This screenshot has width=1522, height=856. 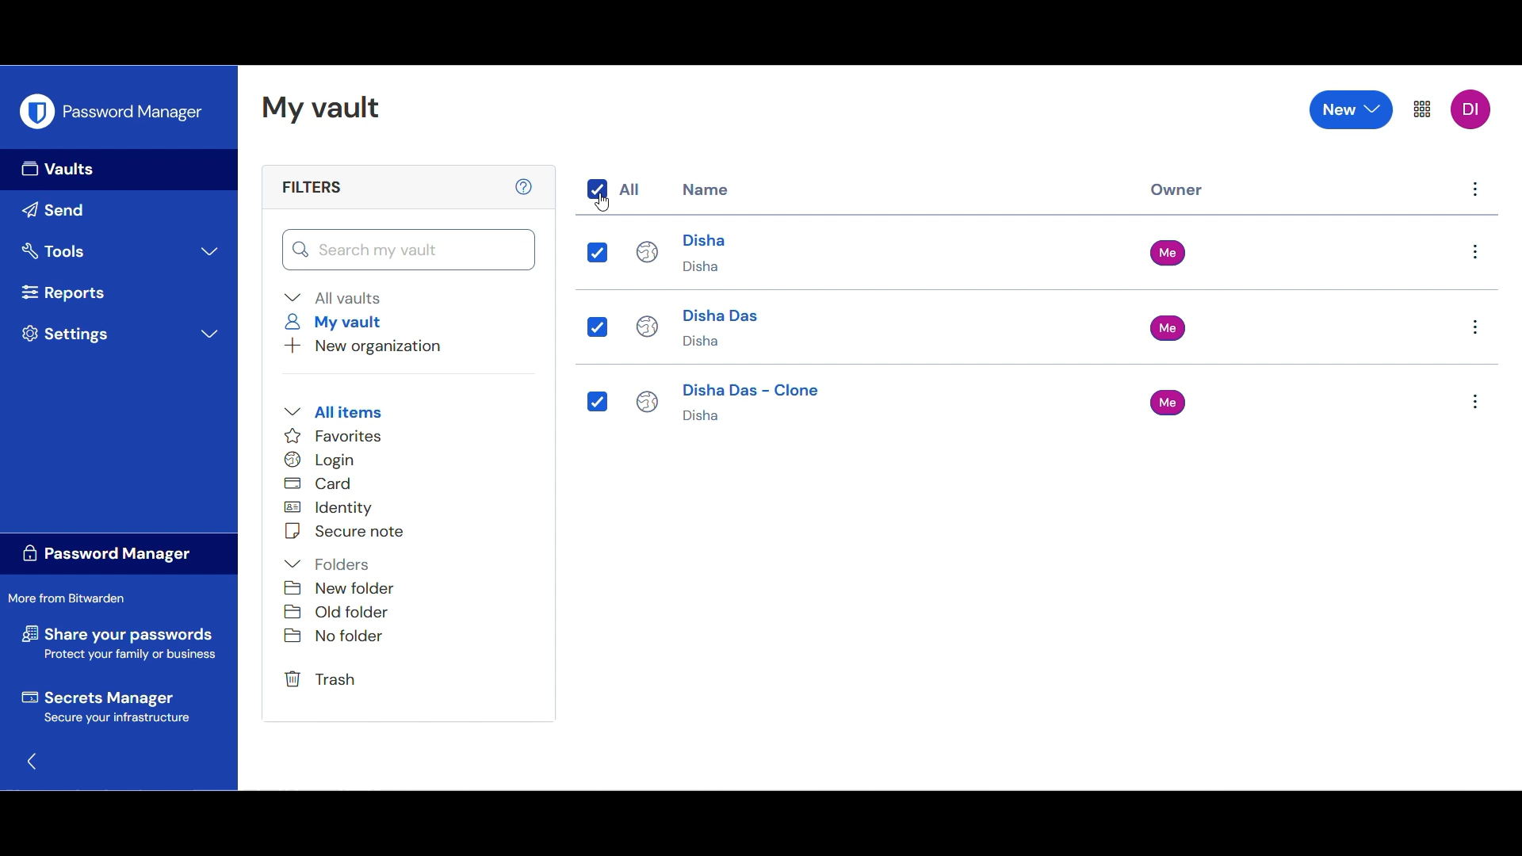 What do you see at coordinates (343, 531) in the screenshot?
I see `Secure note` at bounding box center [343, 531].